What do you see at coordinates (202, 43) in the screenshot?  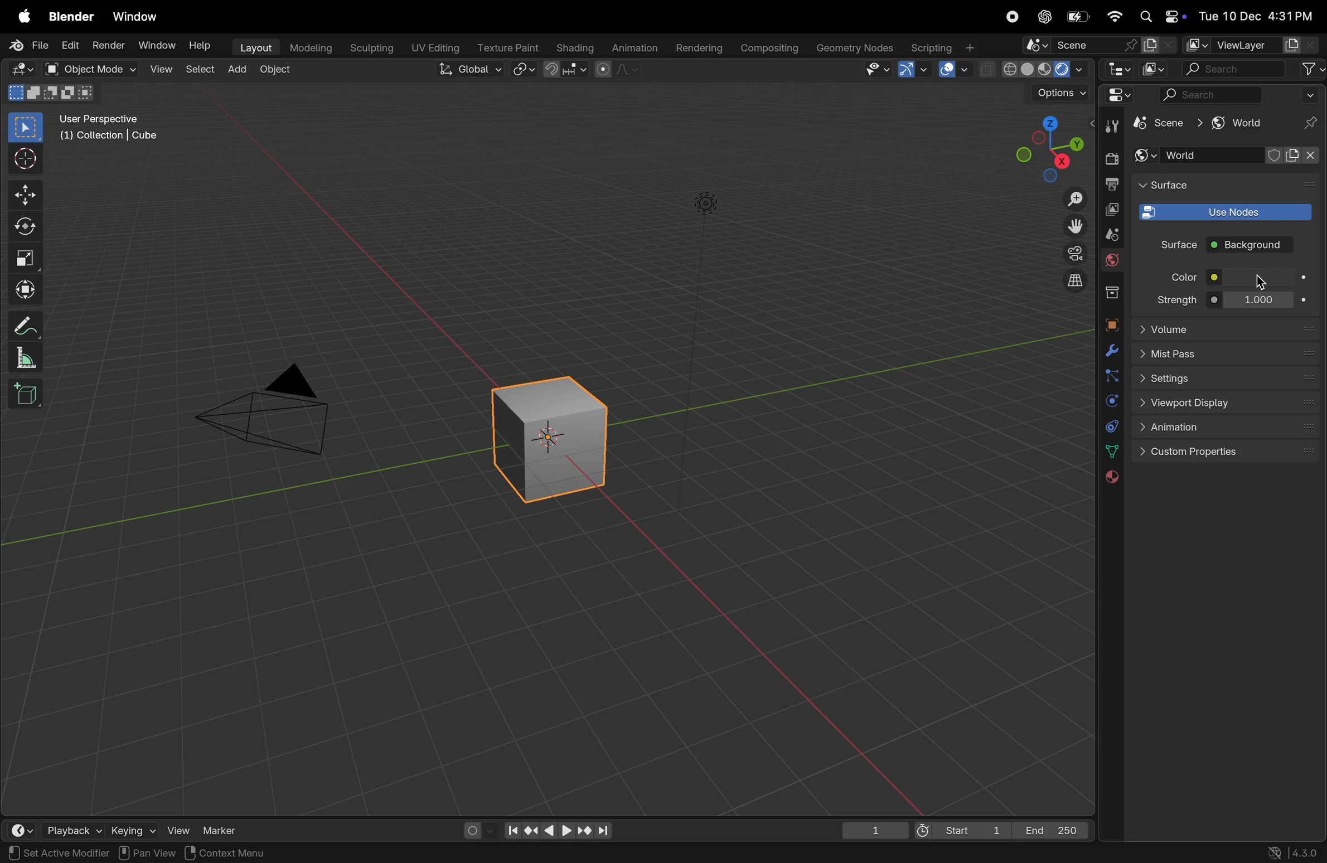 I see `Help` at bounding box center [202, 43].